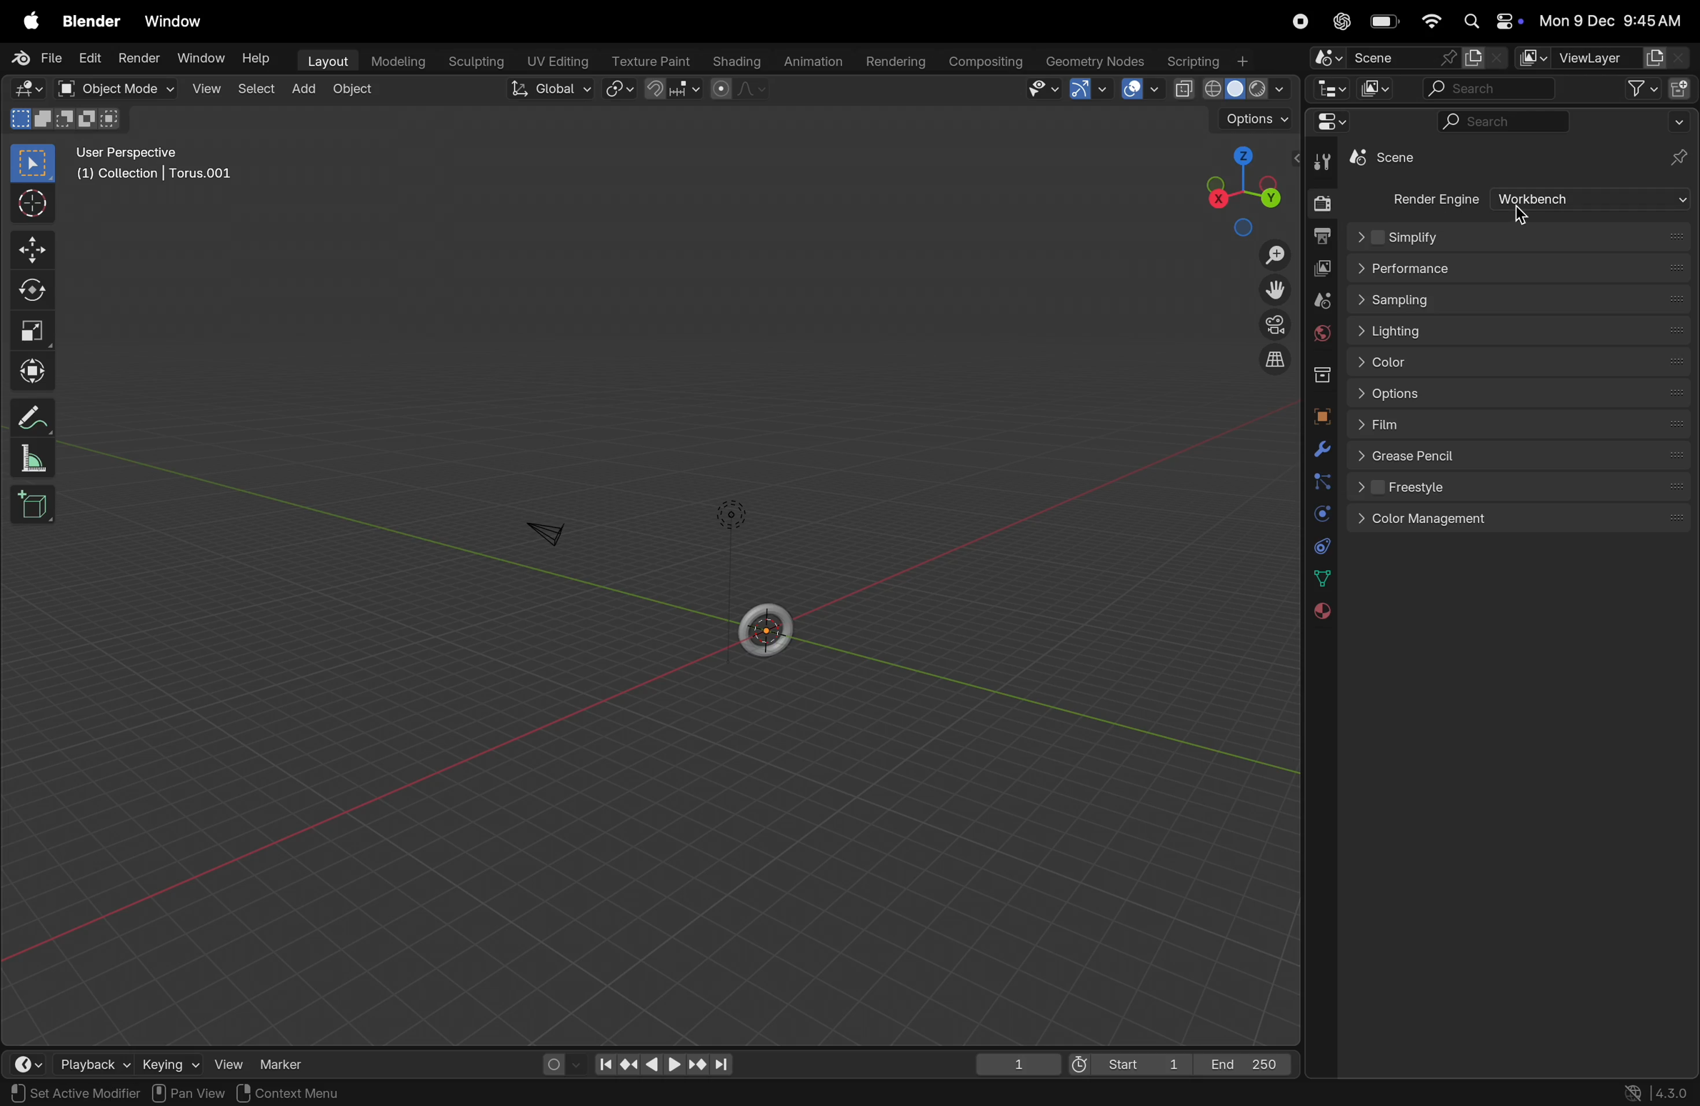 Image resolution: width=1700 pixels, height=1106 pixels. Describe the element at coordinates (36, 248) in the screenshot. I see `Move` at that location.